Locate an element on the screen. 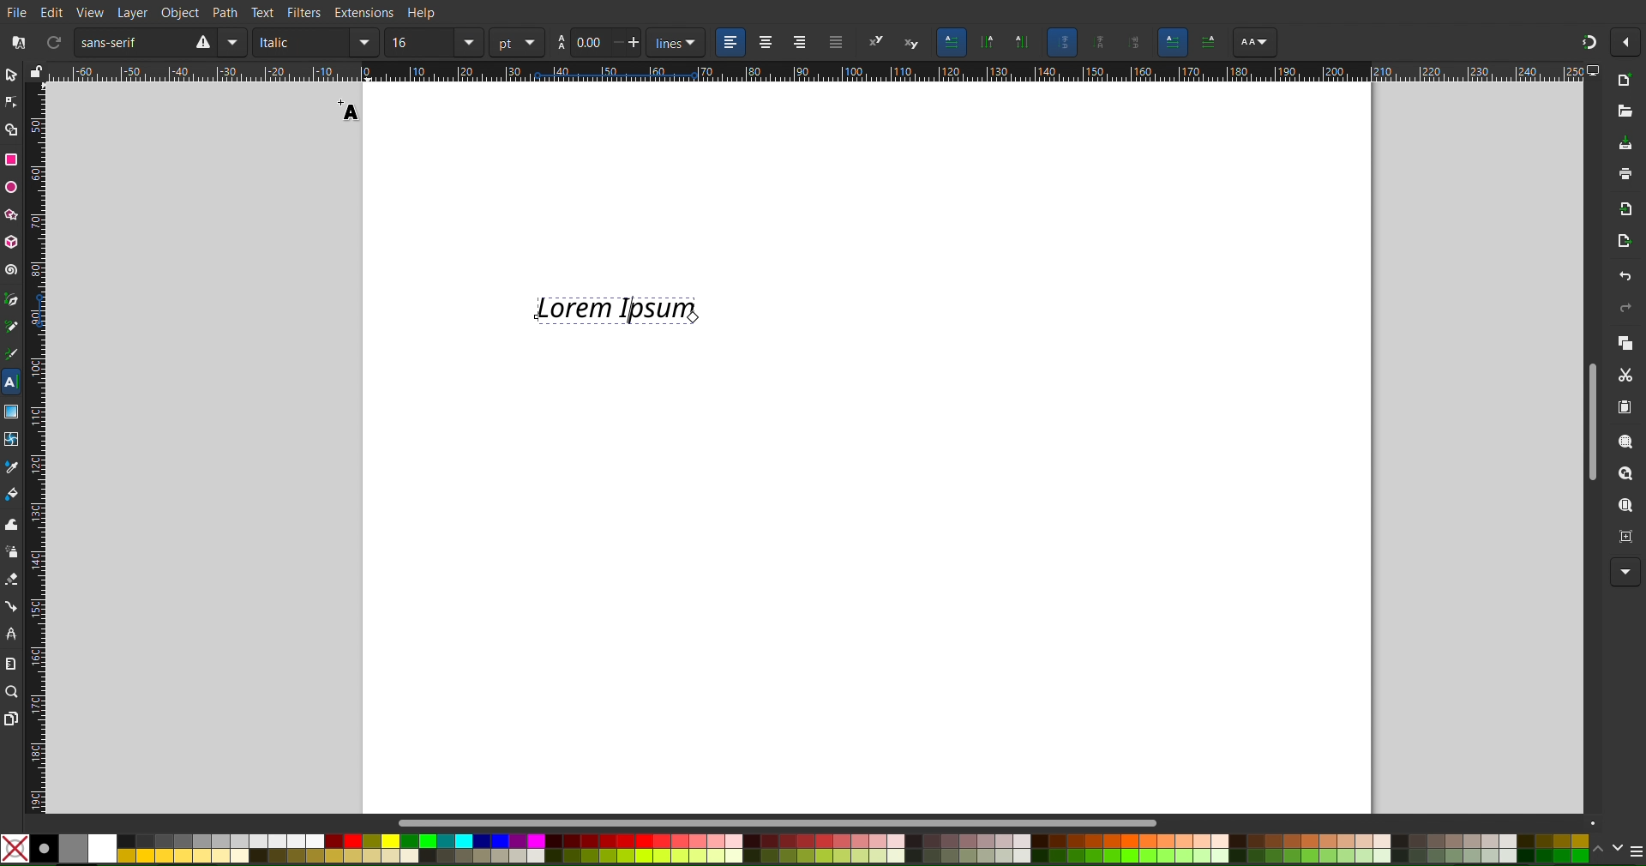  Font Collection is located at coordinates (16, 43).